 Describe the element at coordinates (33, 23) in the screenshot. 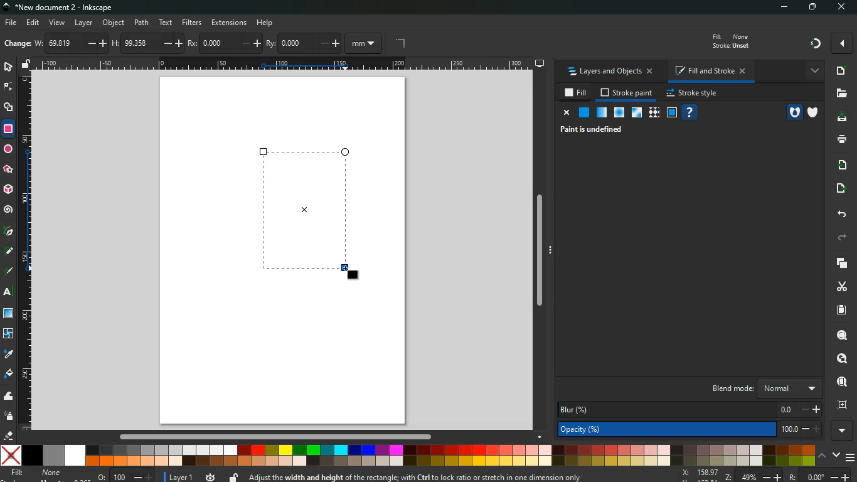

I see `edit` at that location.